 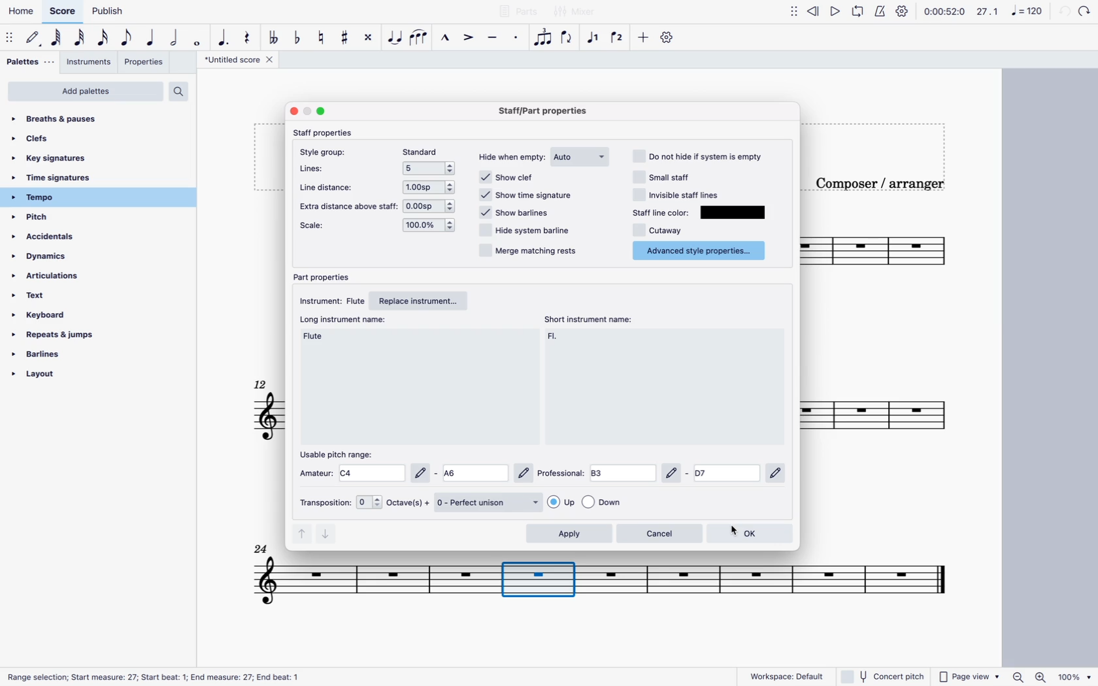 What do you see at coordinates (225, 38) in the screenshot?
I see `augmentative dot` at bounding box center [225, 38].